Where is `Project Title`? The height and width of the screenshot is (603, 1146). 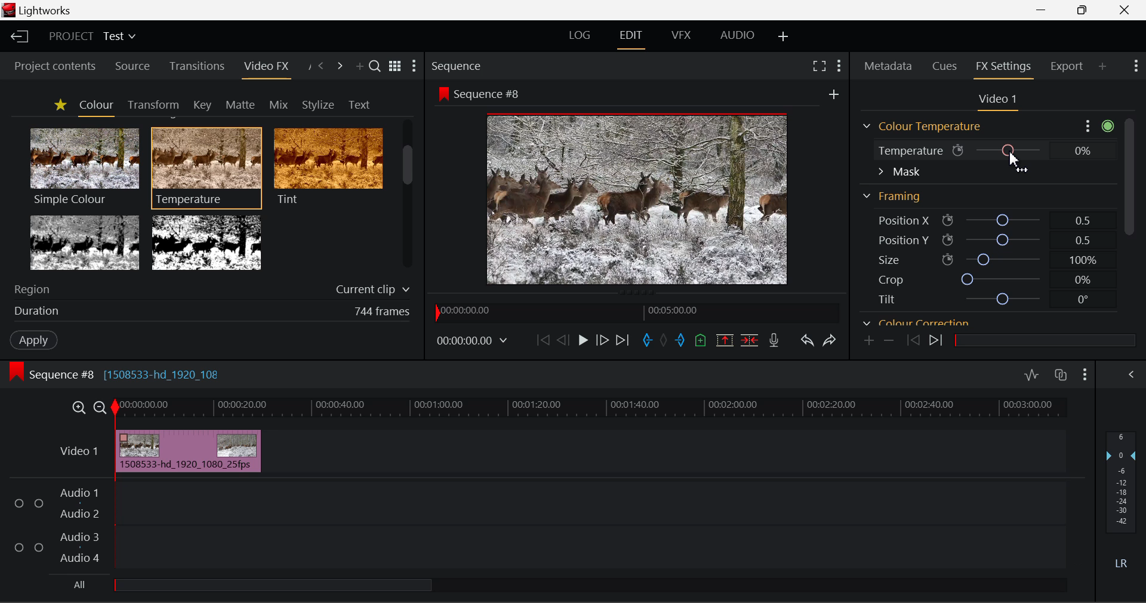
Project Title is located at coordinates (92, 35).